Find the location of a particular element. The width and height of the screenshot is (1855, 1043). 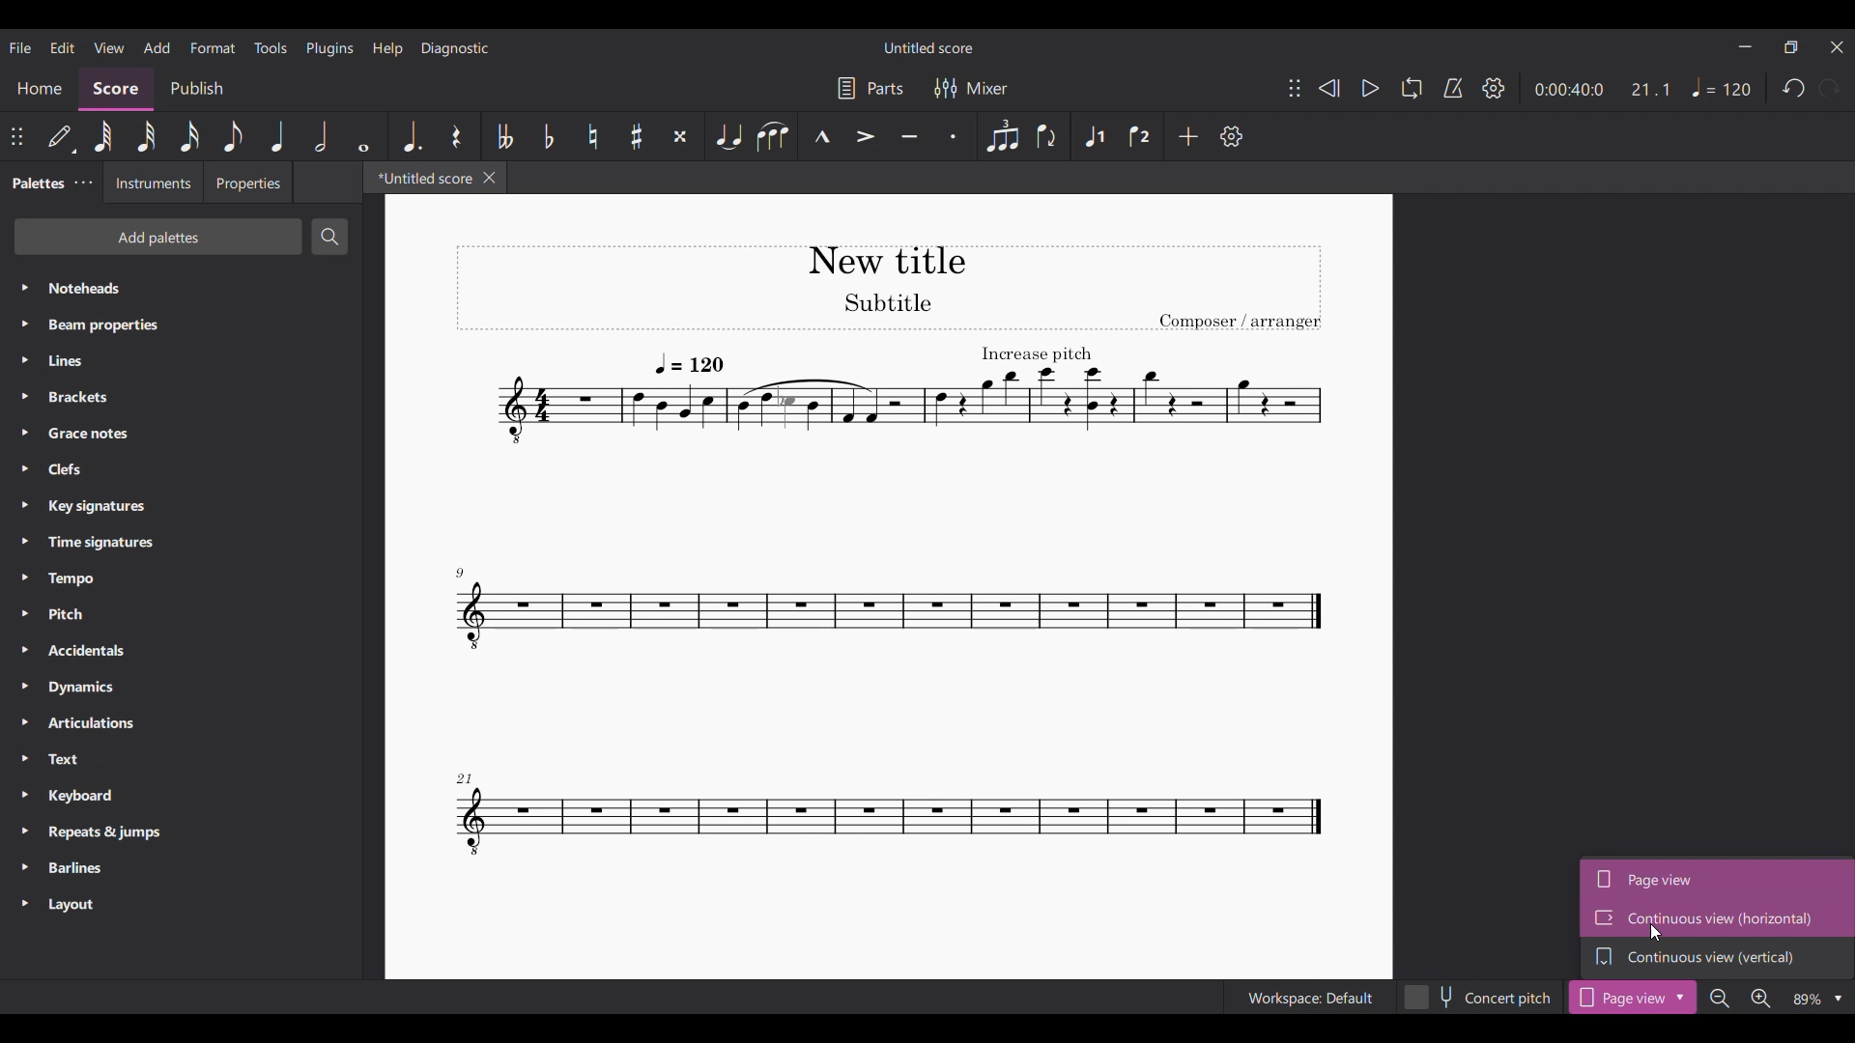

Plugins menu is located at coordinates (329, 48).